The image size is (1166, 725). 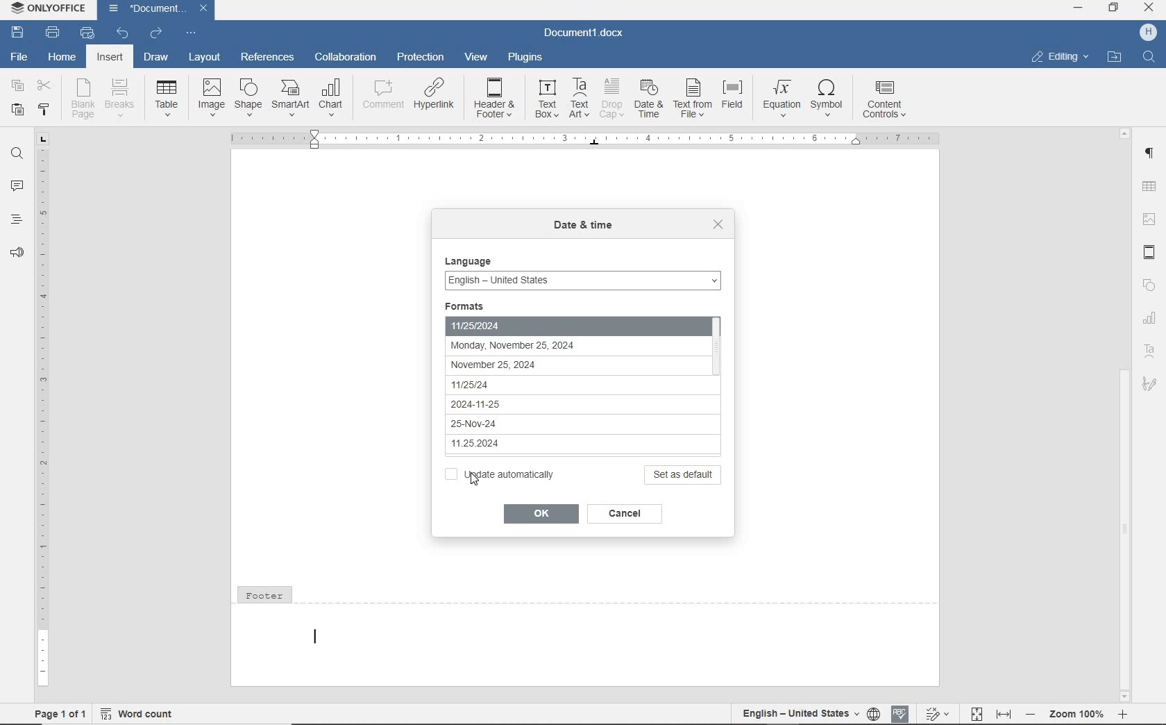 What do you see at coordinates (725, 381) in the screenshot?
I see `scroll bar` at bounding box center [725, 381].